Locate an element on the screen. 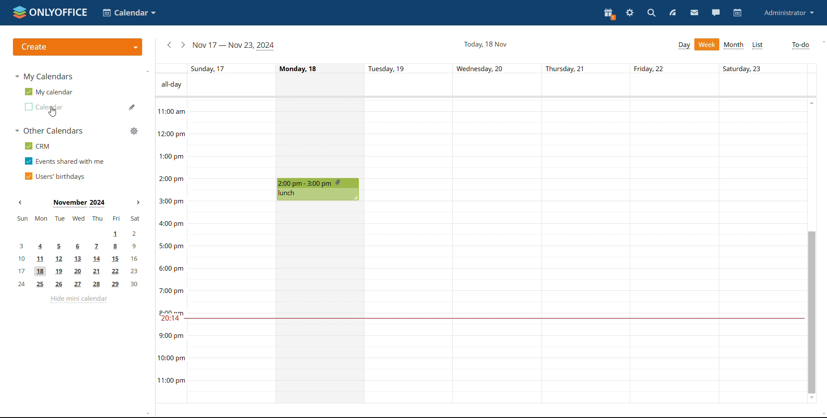 This screenshot has width=827, height=418. Tuesday is located at coordinates (410, 252).